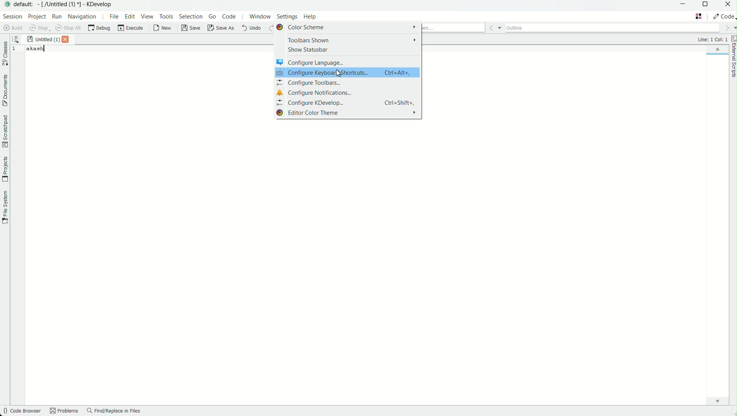 This screenshot has height=416, width=737. What do you see at coordinates (712, 39) in the screenshot?
I see `cursor positions` at bounding box center [712, 39].